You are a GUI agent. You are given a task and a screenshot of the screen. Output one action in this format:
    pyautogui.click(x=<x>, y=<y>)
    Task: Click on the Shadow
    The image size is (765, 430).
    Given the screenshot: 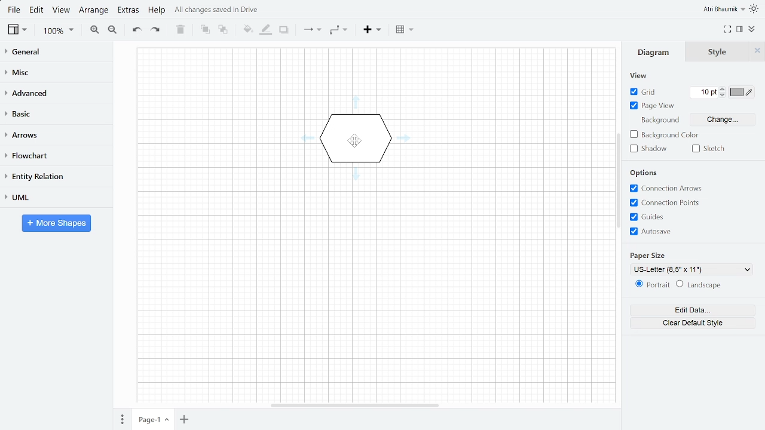 What is the action you would take?
    pyautogui.click(x=651, y=149)
    